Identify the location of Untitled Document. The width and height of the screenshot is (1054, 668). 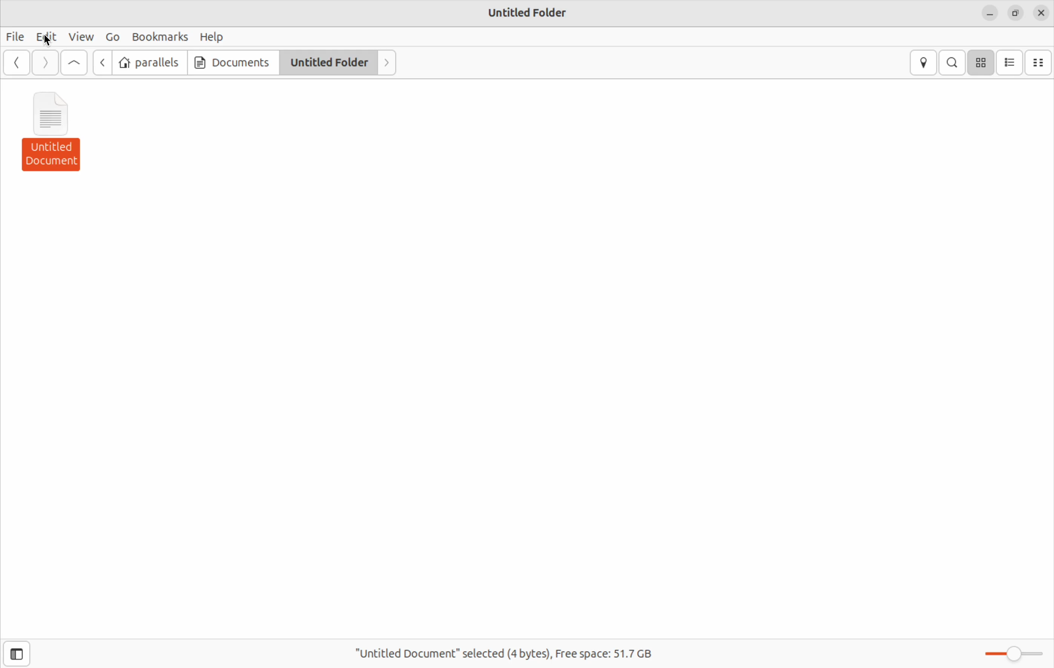
(57, 131).